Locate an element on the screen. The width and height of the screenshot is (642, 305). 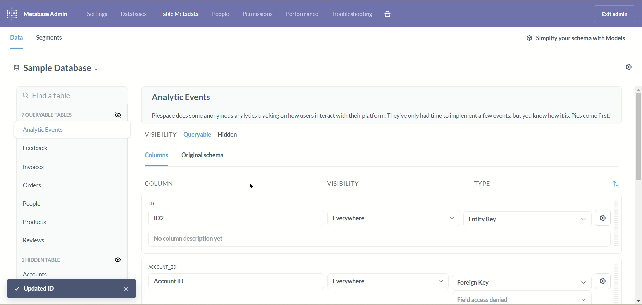
curosor is located at coordinates (252, 187).